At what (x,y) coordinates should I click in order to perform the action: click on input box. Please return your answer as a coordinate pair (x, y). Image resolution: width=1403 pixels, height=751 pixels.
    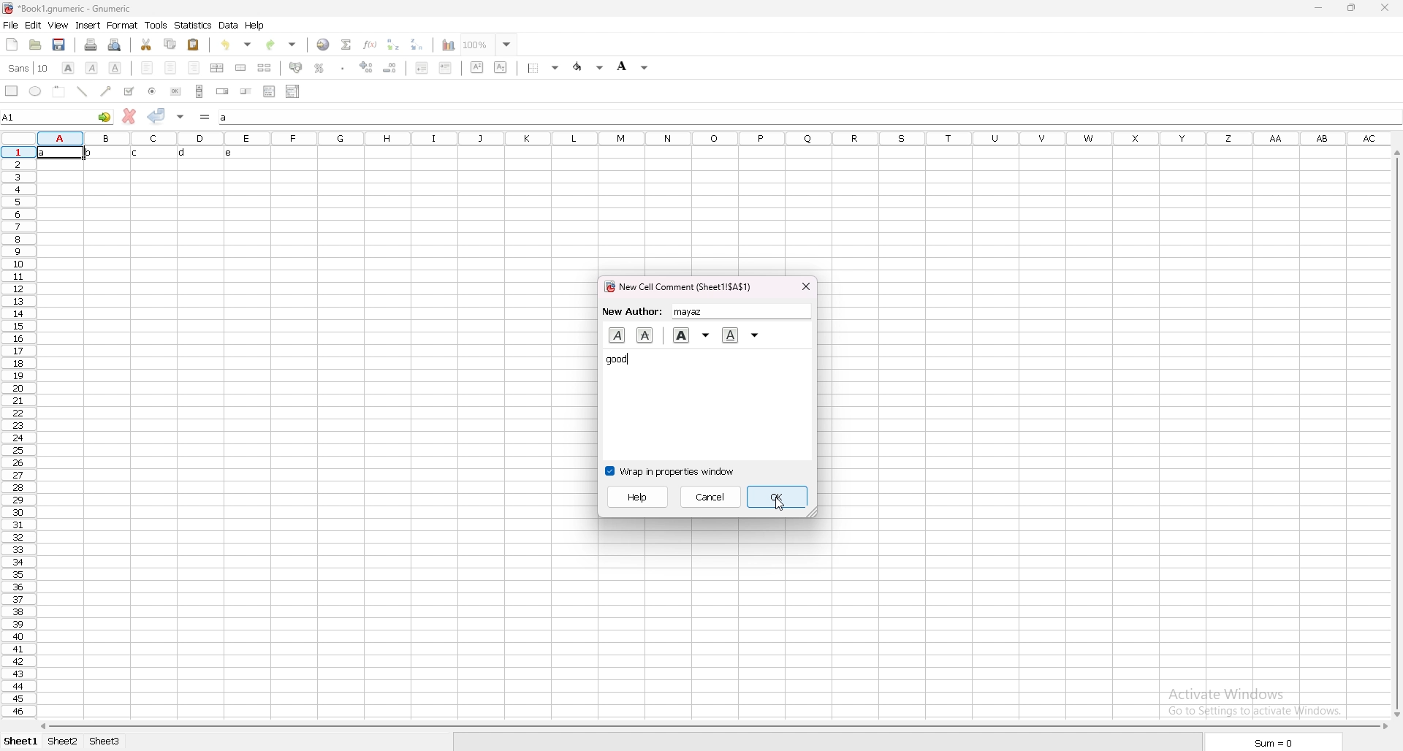
    Looking at the image, I should click on (809, 118).